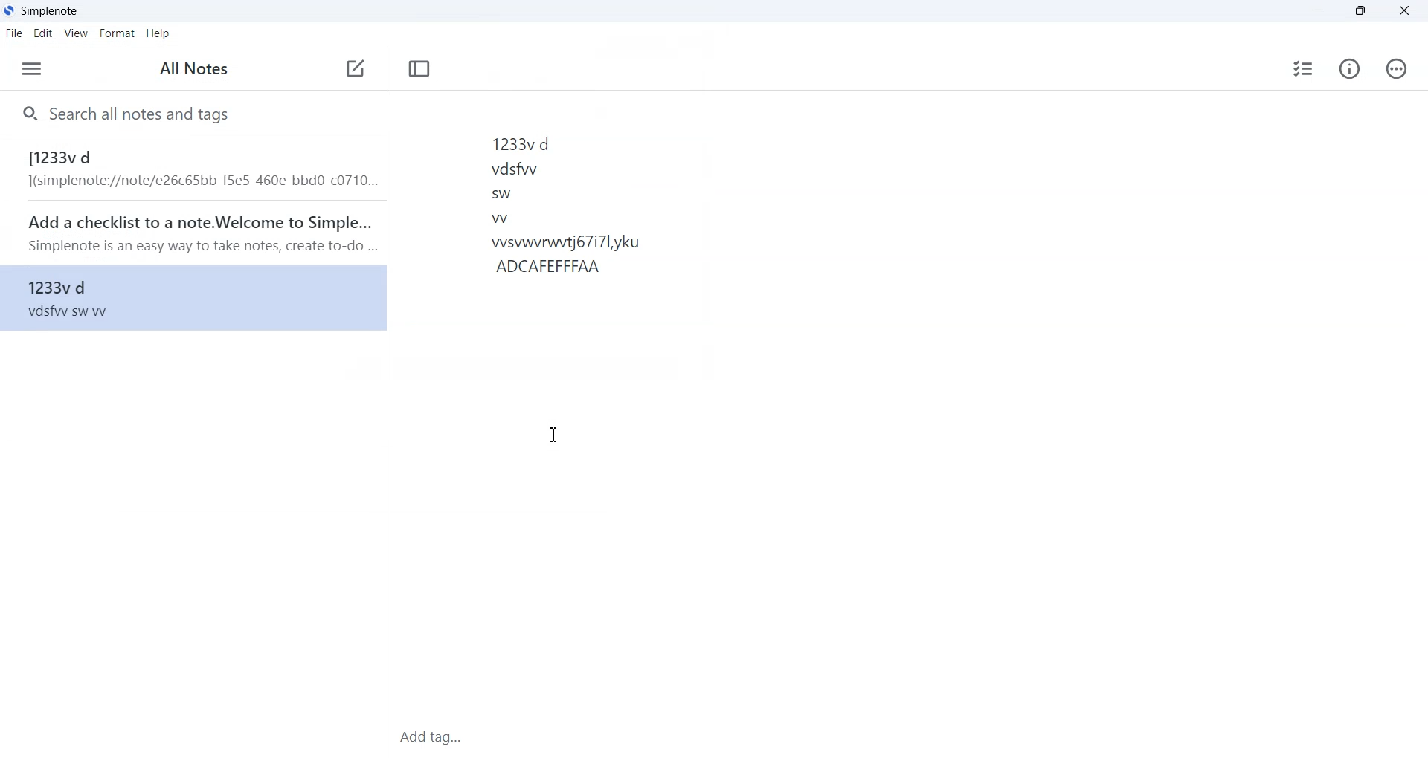  Describe the element at coordinates (1349, 68) in the screenshot. I see `Info` at that location.